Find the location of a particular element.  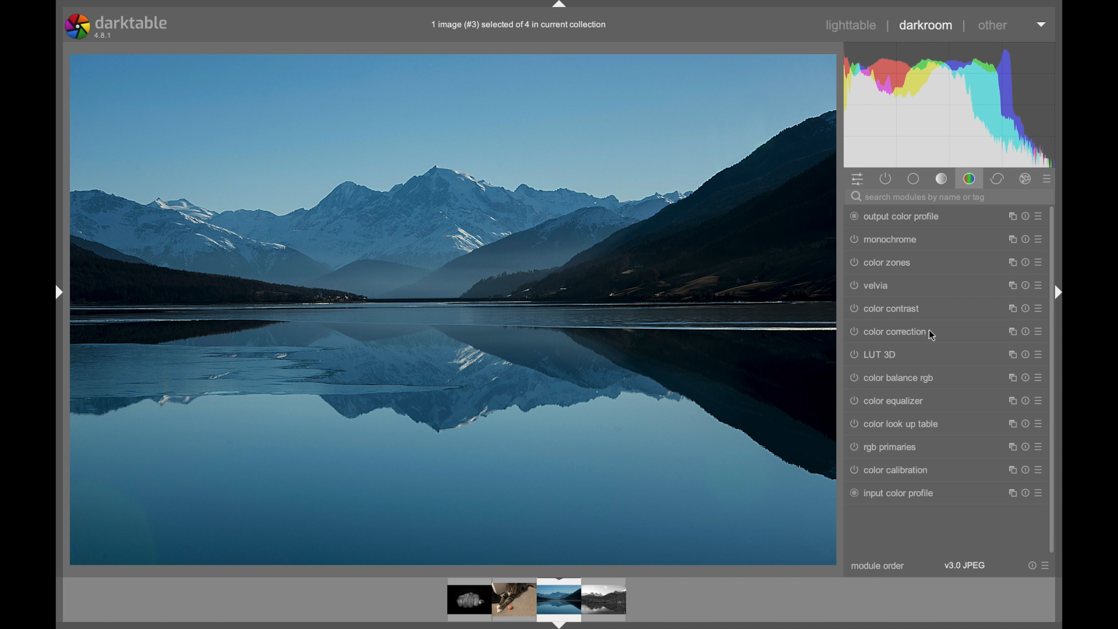

image is located at coordinates (557, 603).